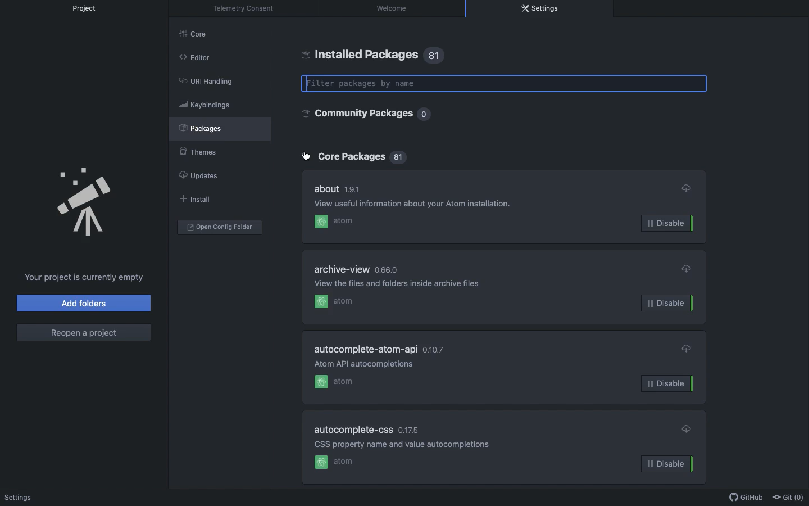 The width and height of the screenshot is (809, 506). Describe the element at coordinates (688, 428) in the screenshot. I see `Cloud` at that location.